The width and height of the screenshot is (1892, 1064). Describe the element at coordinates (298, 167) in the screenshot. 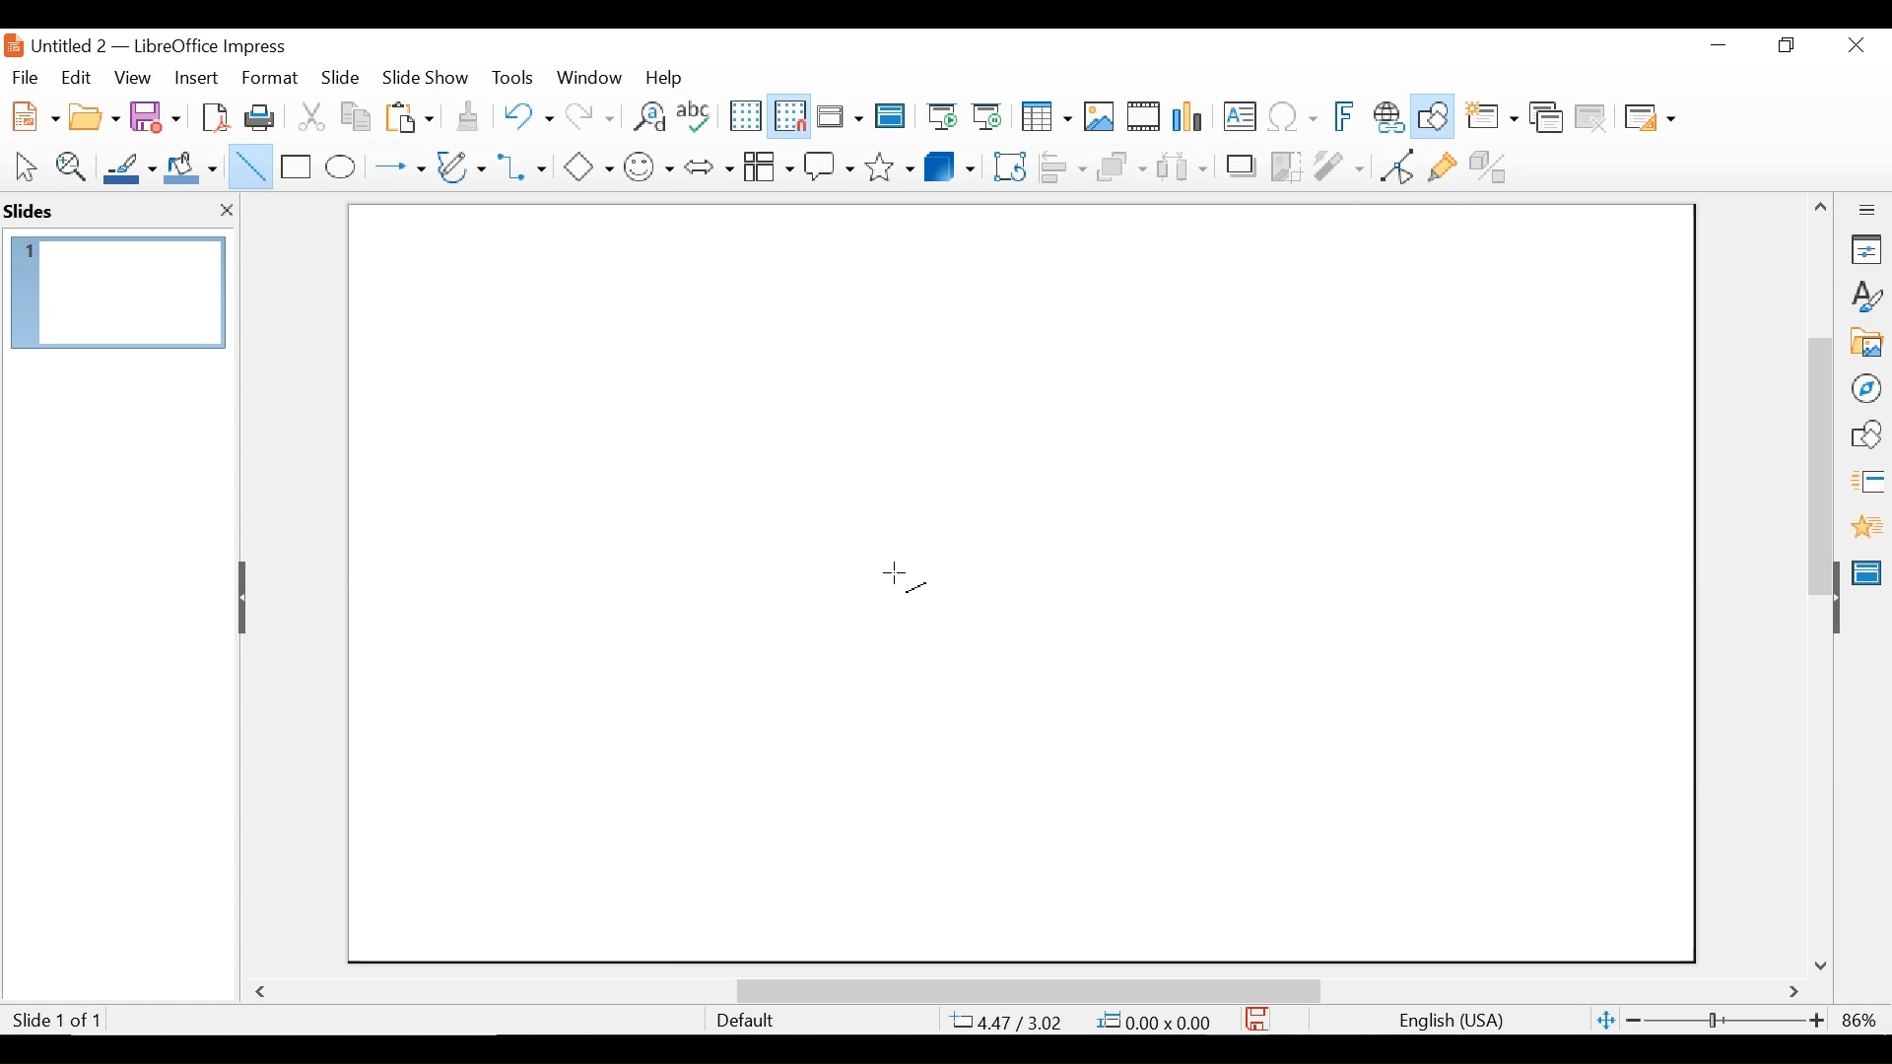

I see `Rectangle` at that location.